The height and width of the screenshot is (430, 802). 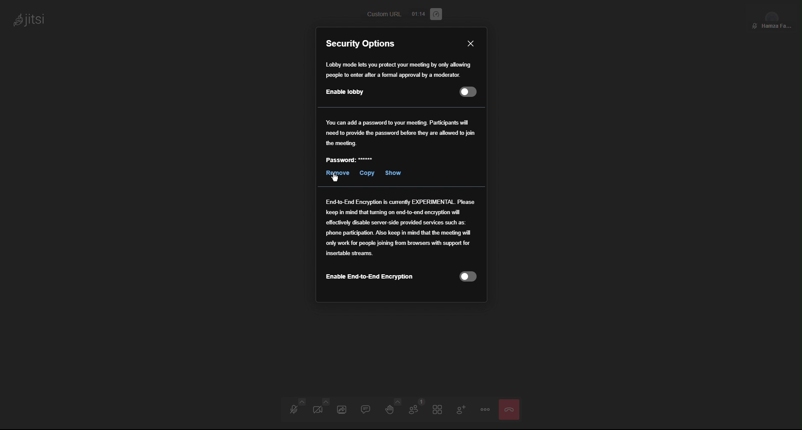 I want to click on Audio, so click(x=293, y=409).